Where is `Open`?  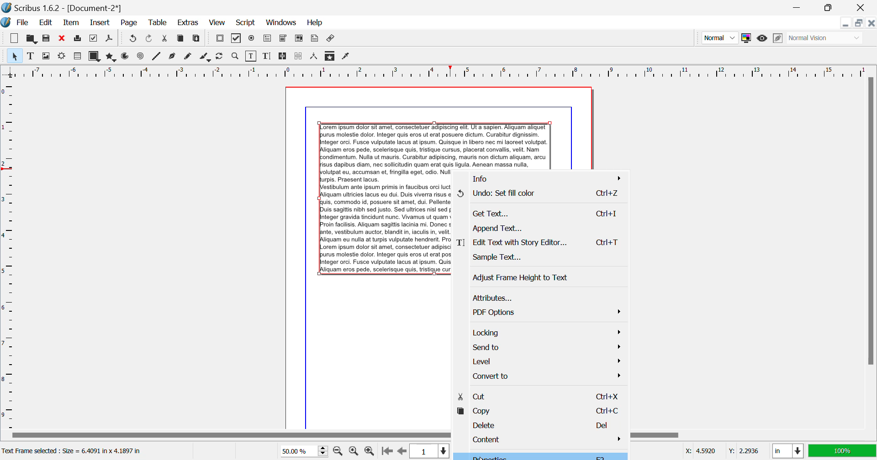
Open is located at coordinates (31, 38).